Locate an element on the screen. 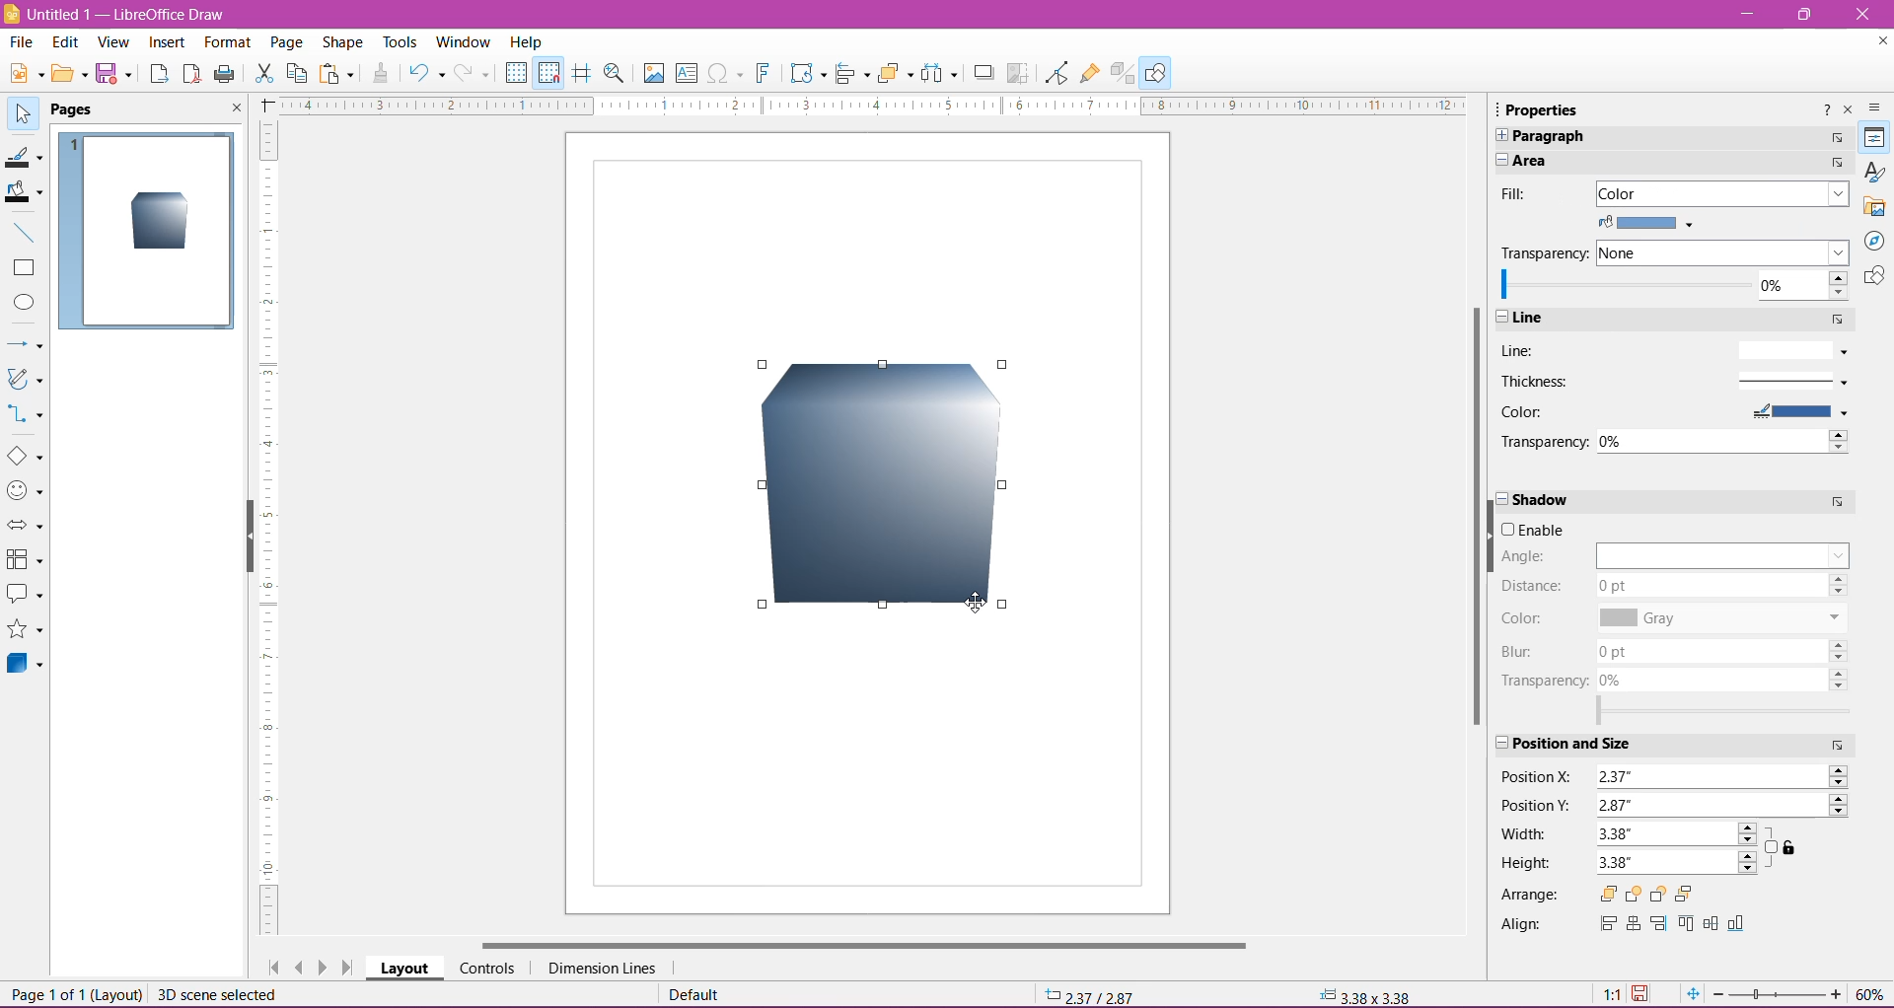  Lines and Arrows is located at coordinates (25, 345).